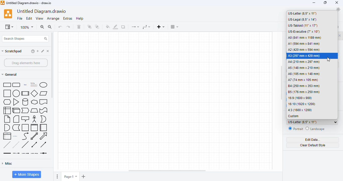  What do you see at coordinates (38, 51) in the screenshot?
I see `add` at bounding box center [38, 51].